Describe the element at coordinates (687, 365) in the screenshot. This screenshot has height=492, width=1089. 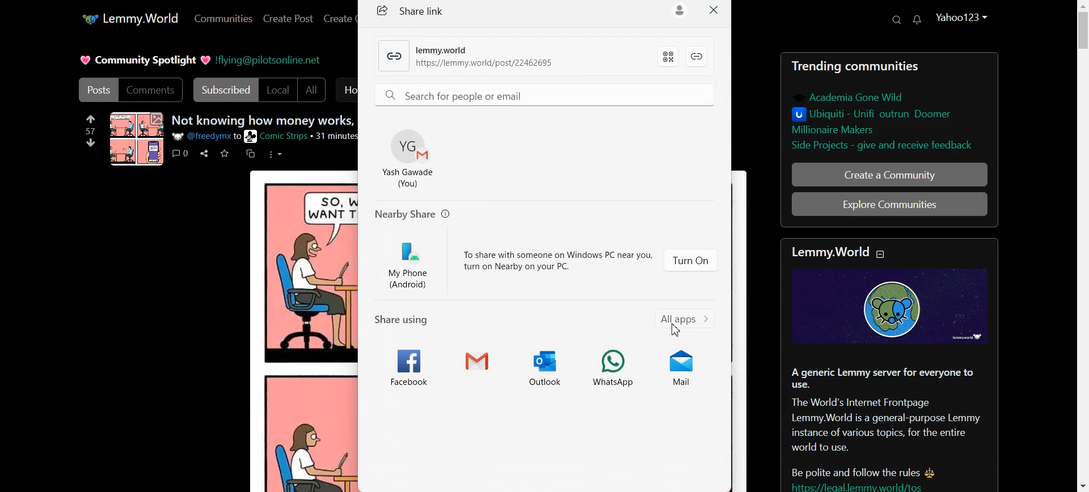
I see `Mail` at that location.